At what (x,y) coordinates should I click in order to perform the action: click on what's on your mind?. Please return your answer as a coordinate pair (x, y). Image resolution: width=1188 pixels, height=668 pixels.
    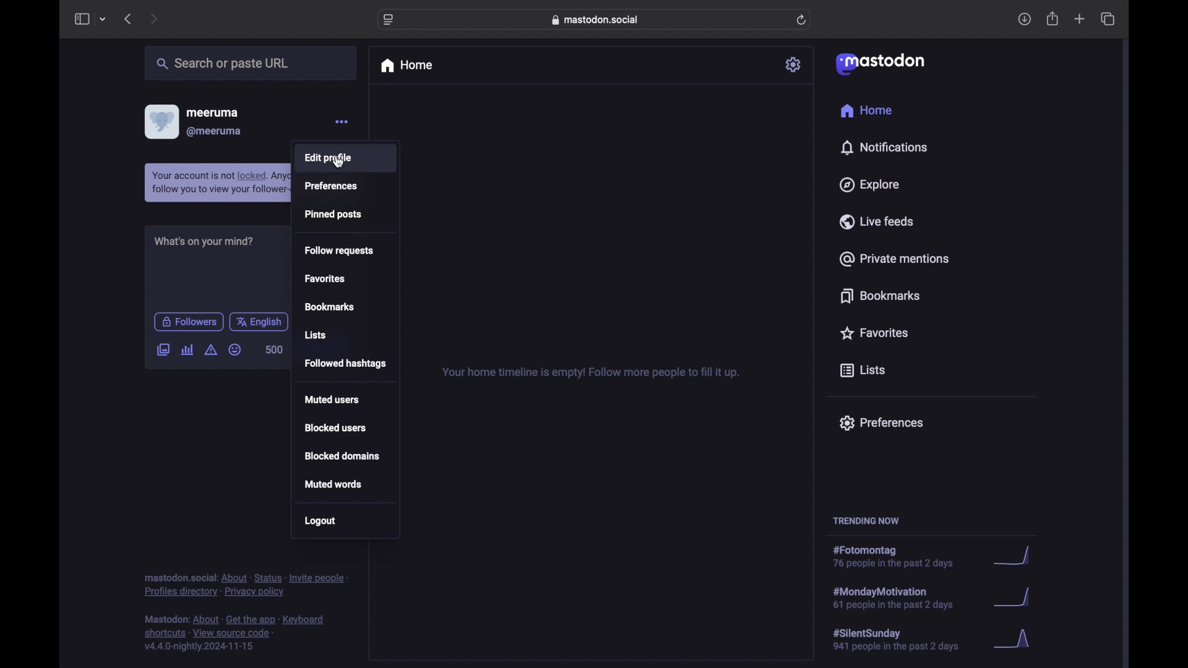
    Looking at the image, I should click on (204, 241).